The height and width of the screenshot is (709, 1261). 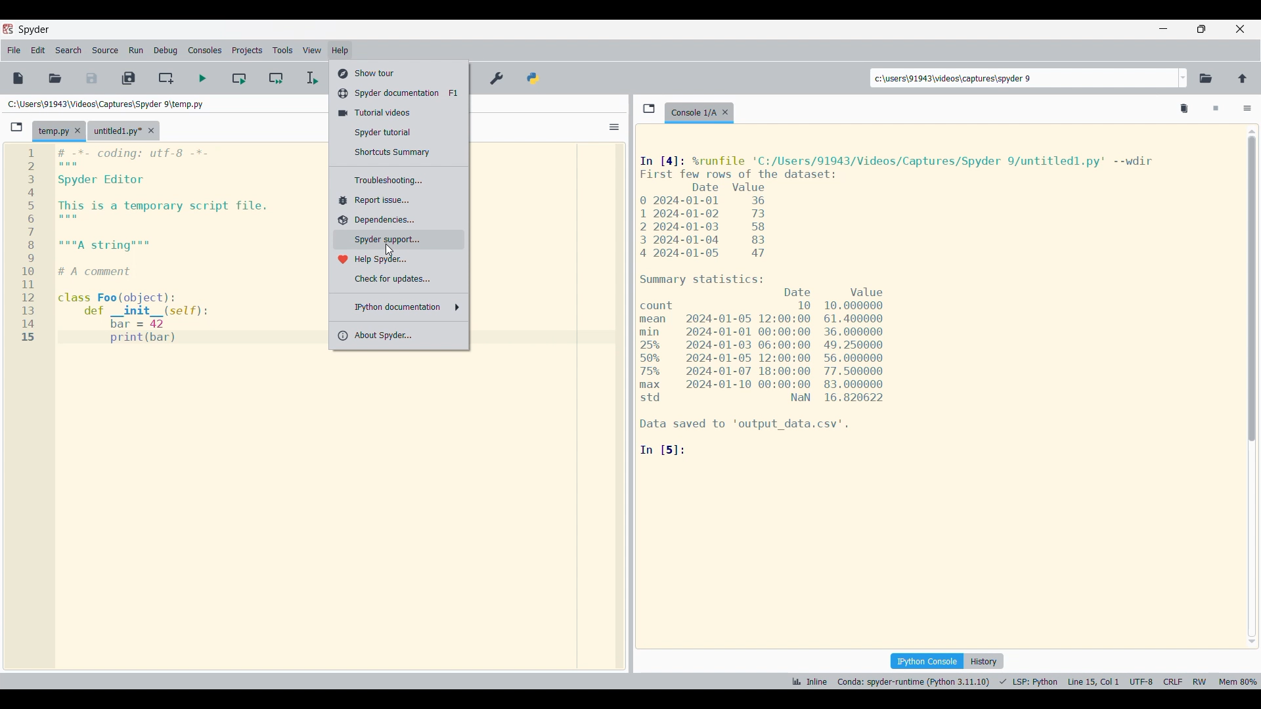 What do you see at coordinates (399, 112) in the screenshot?
I see `Tutorial videos` at bounding box center [399, 112].